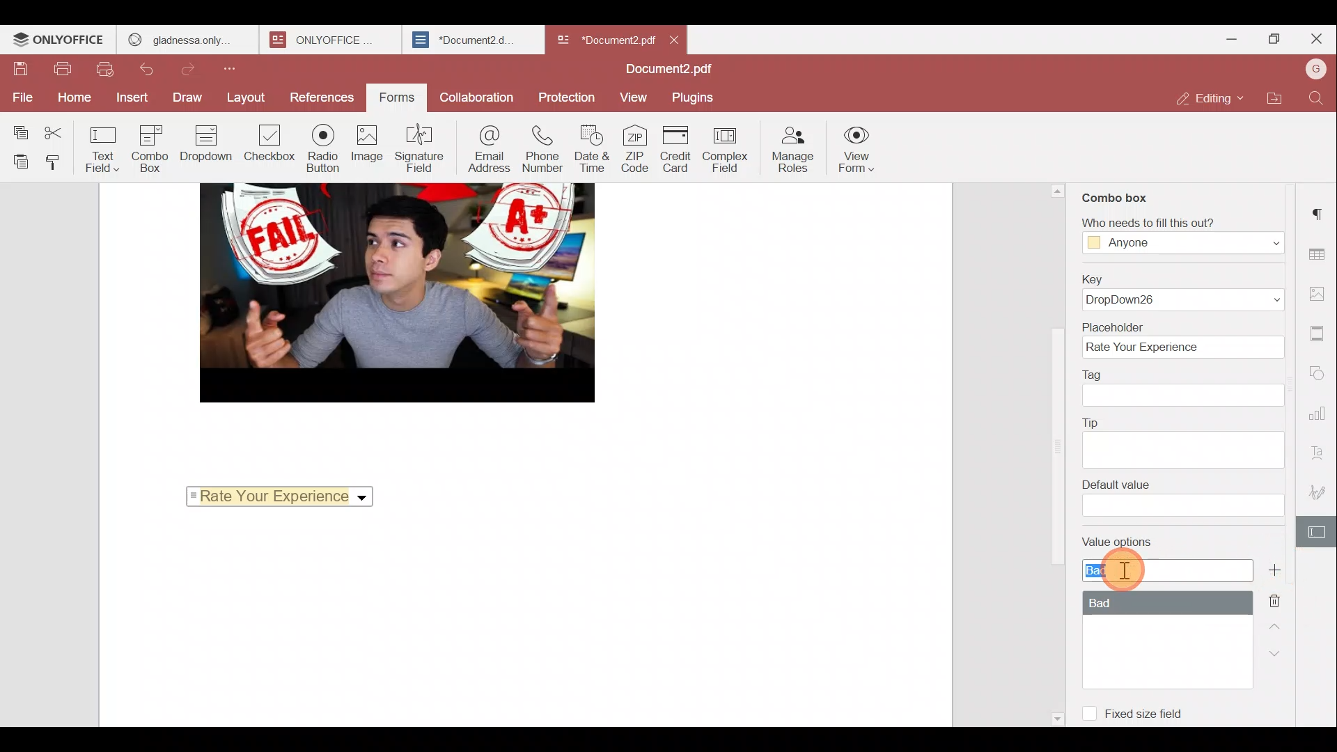 The height and width of the screenshot is (752, 1337). I want to click on Signature field, so click(419, 148).